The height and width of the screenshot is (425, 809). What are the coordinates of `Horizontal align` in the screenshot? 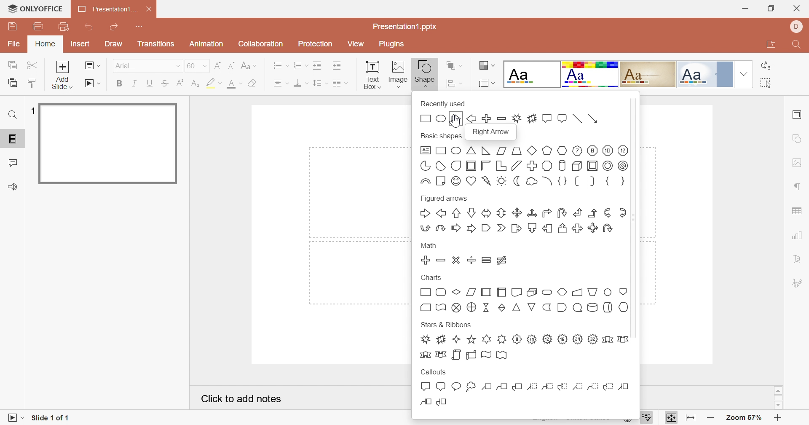 It's located at (281, 83).